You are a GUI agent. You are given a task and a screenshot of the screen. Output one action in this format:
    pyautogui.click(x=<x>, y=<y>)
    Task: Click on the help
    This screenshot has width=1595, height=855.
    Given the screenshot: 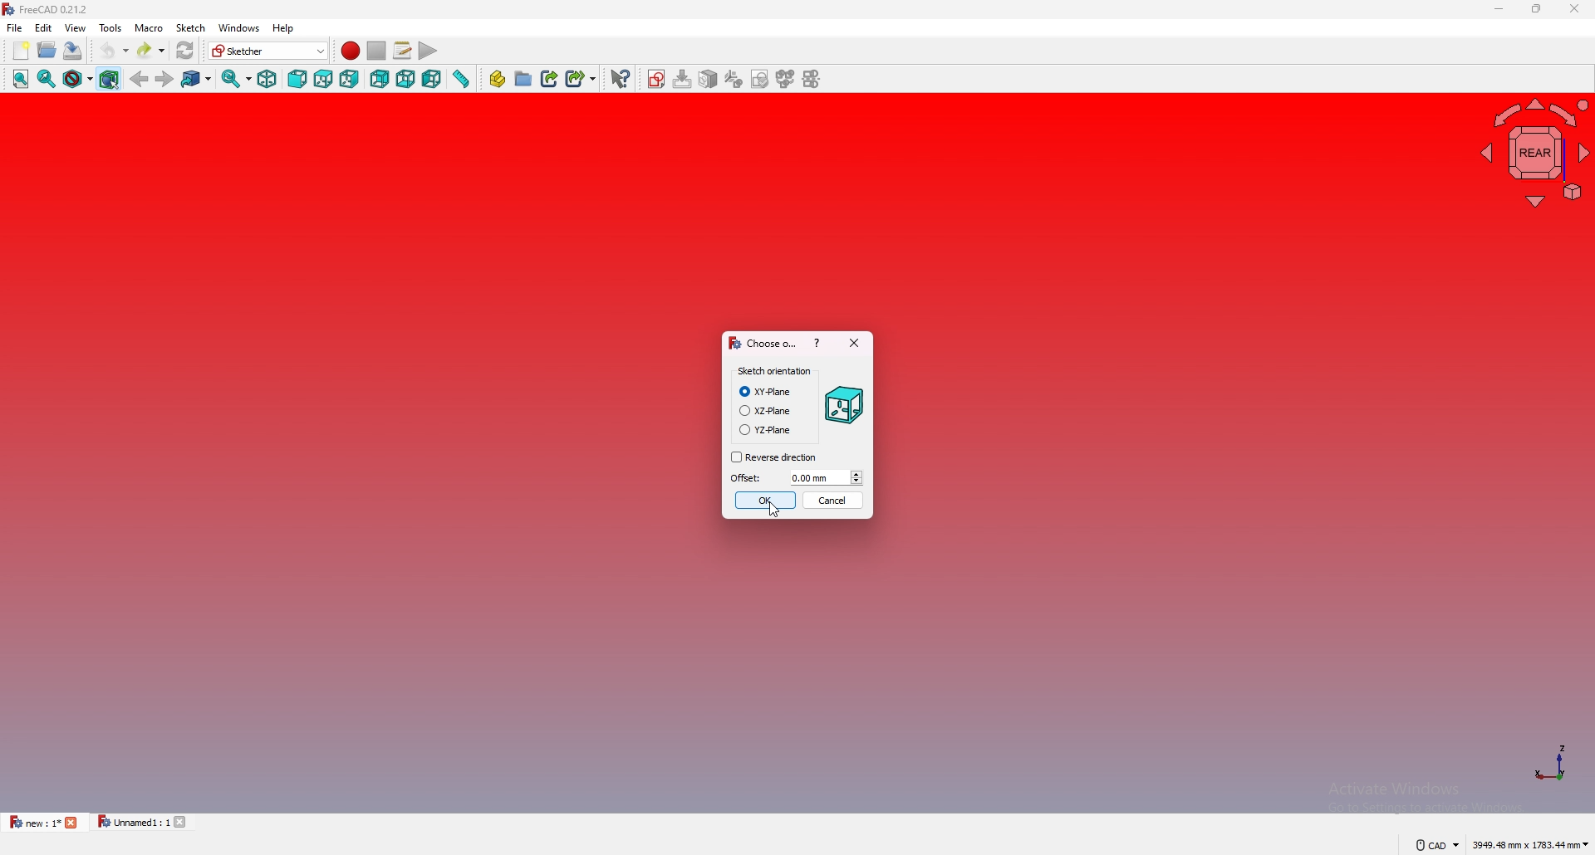 What is the action you would take?
    pyautogui.click(x=283, y=28)
    